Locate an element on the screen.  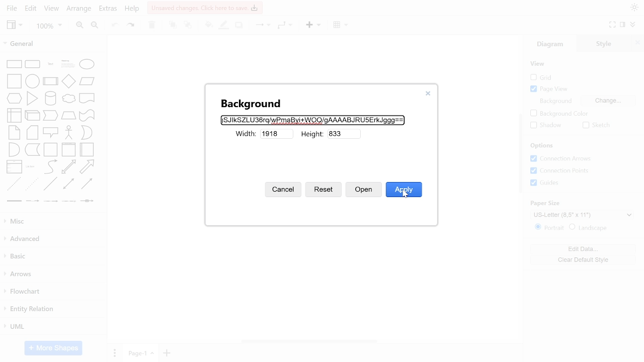
general shapes is located at coordinates (49, 80).